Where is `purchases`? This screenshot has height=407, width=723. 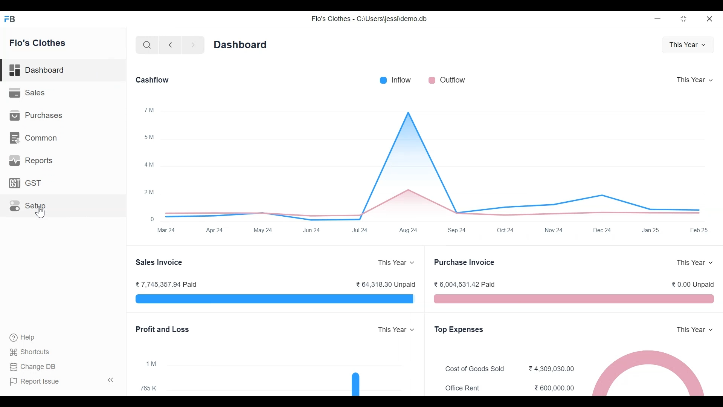 purchases is located at coordinates (35, 115).